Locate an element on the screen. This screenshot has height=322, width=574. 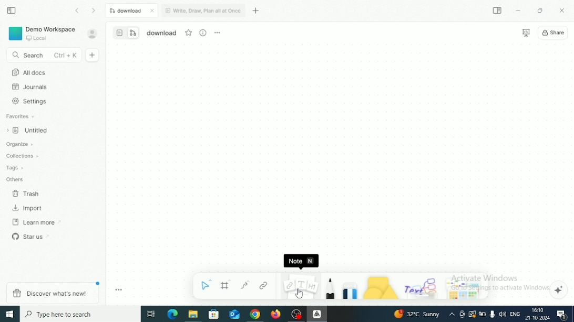
Untitled is located at coordinates (28, 131).